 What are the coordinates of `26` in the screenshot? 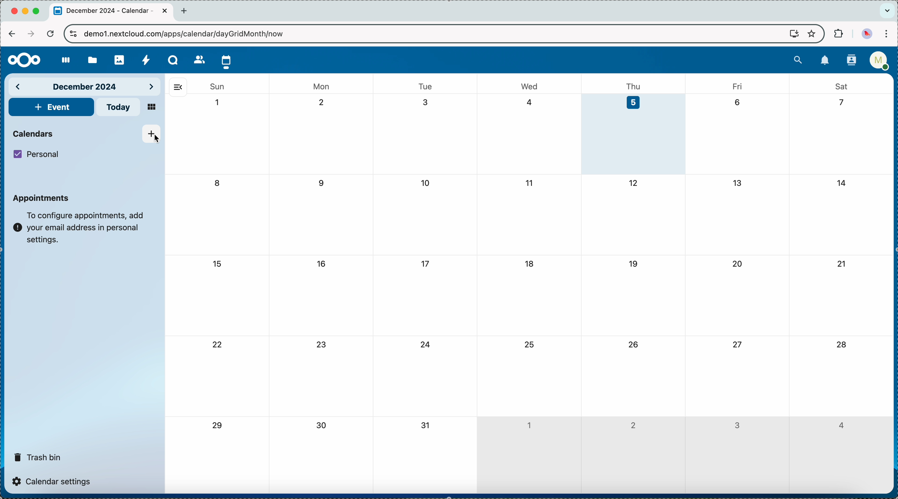 It's located at (634, 344).